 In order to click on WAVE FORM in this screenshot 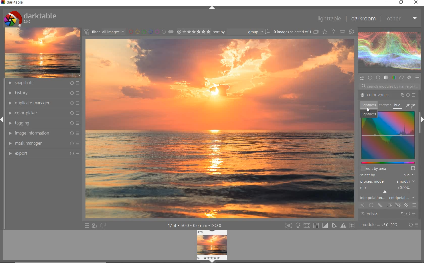, I will do `click(389, 51)`.